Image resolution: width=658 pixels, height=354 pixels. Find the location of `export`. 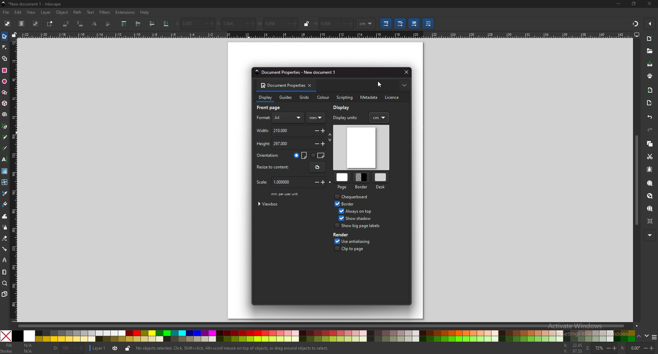

export is located at coordinates (649, 103).